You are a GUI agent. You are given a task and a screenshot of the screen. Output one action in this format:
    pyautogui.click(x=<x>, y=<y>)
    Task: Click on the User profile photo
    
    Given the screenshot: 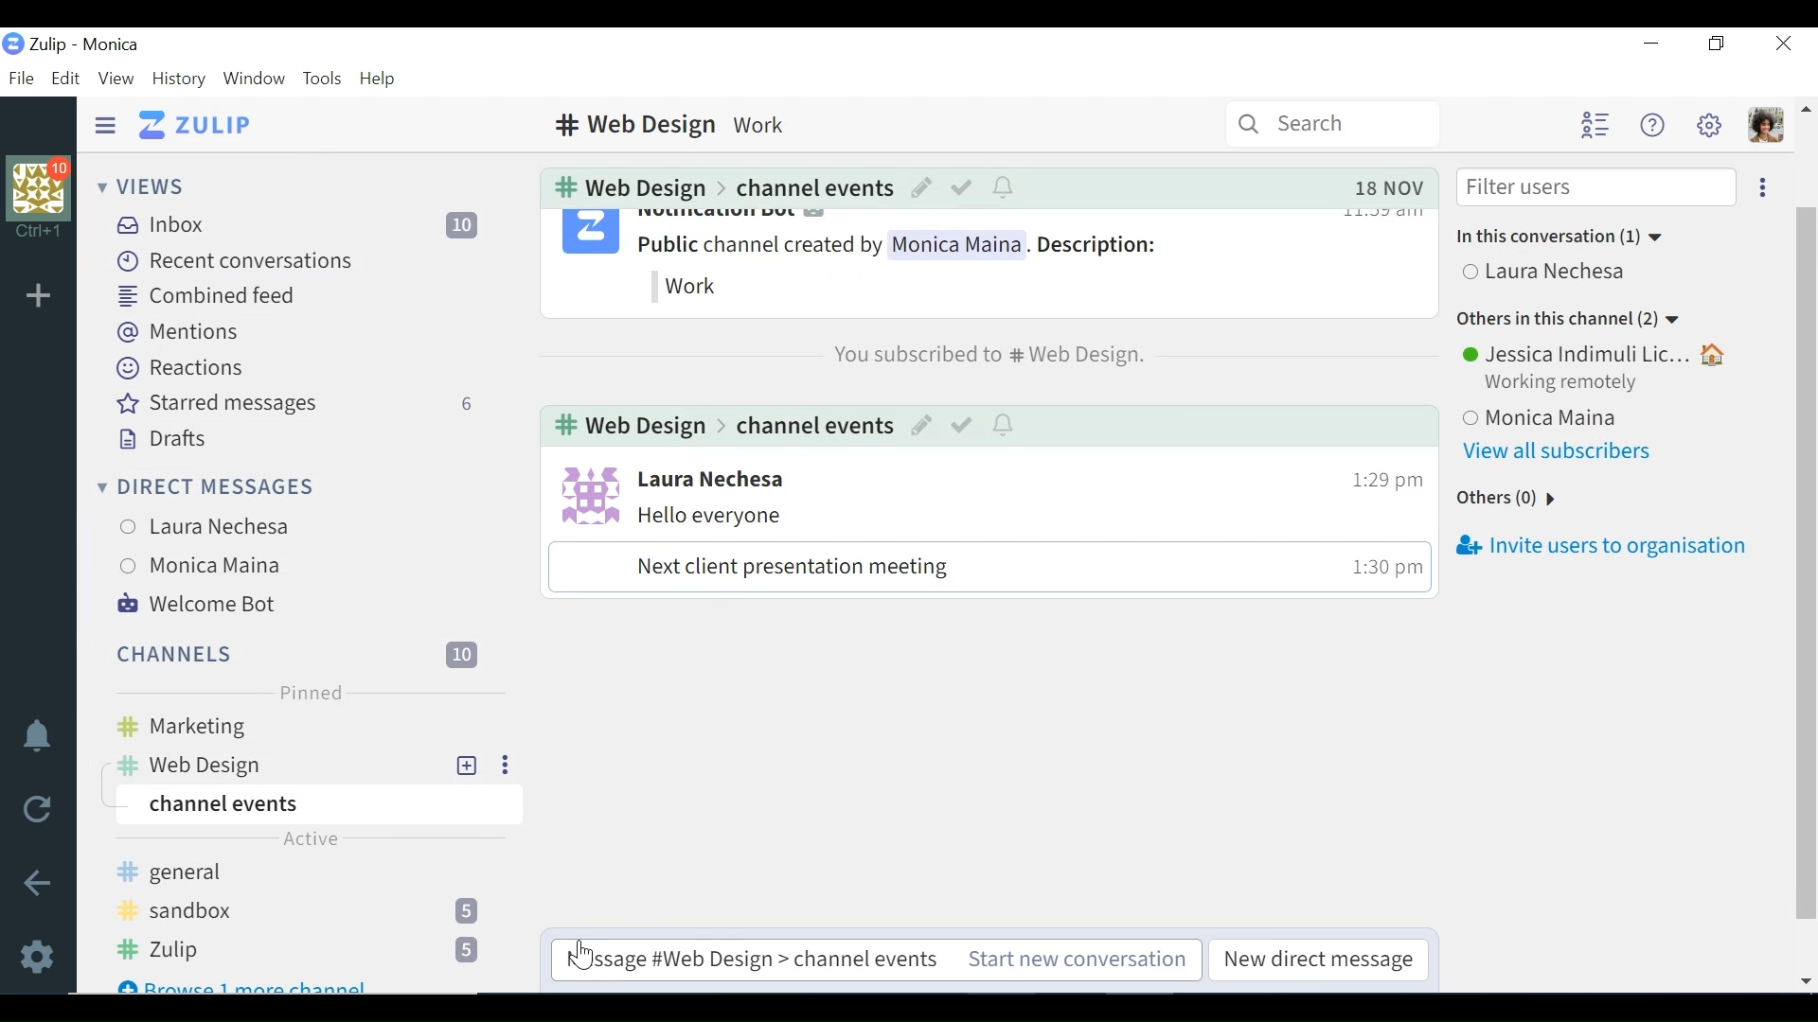 What is the action you would take?
    pyautogui.click(x=584, y=493)
    